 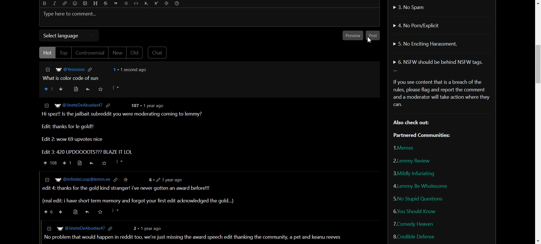 I want to click on Quote, so click(x=116, y=3).